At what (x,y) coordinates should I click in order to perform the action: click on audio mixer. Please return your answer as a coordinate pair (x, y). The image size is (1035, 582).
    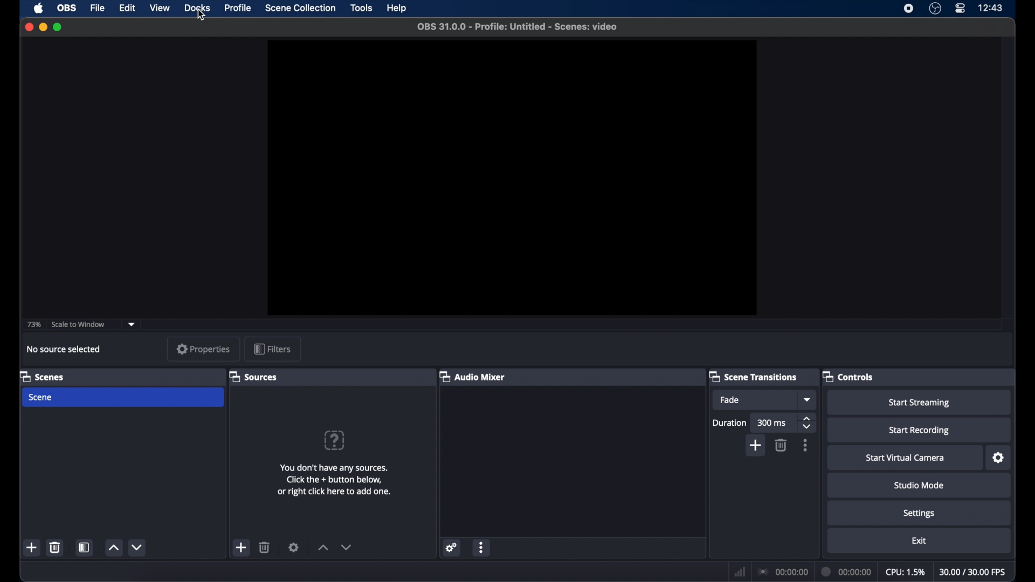
    Looking at the image, I should click on (472, 377).